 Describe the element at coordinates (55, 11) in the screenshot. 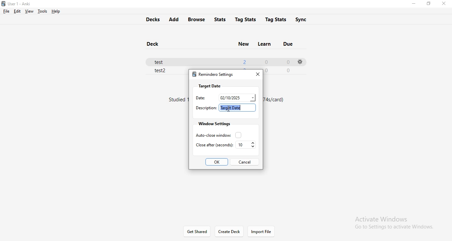

I see `help` at that location.